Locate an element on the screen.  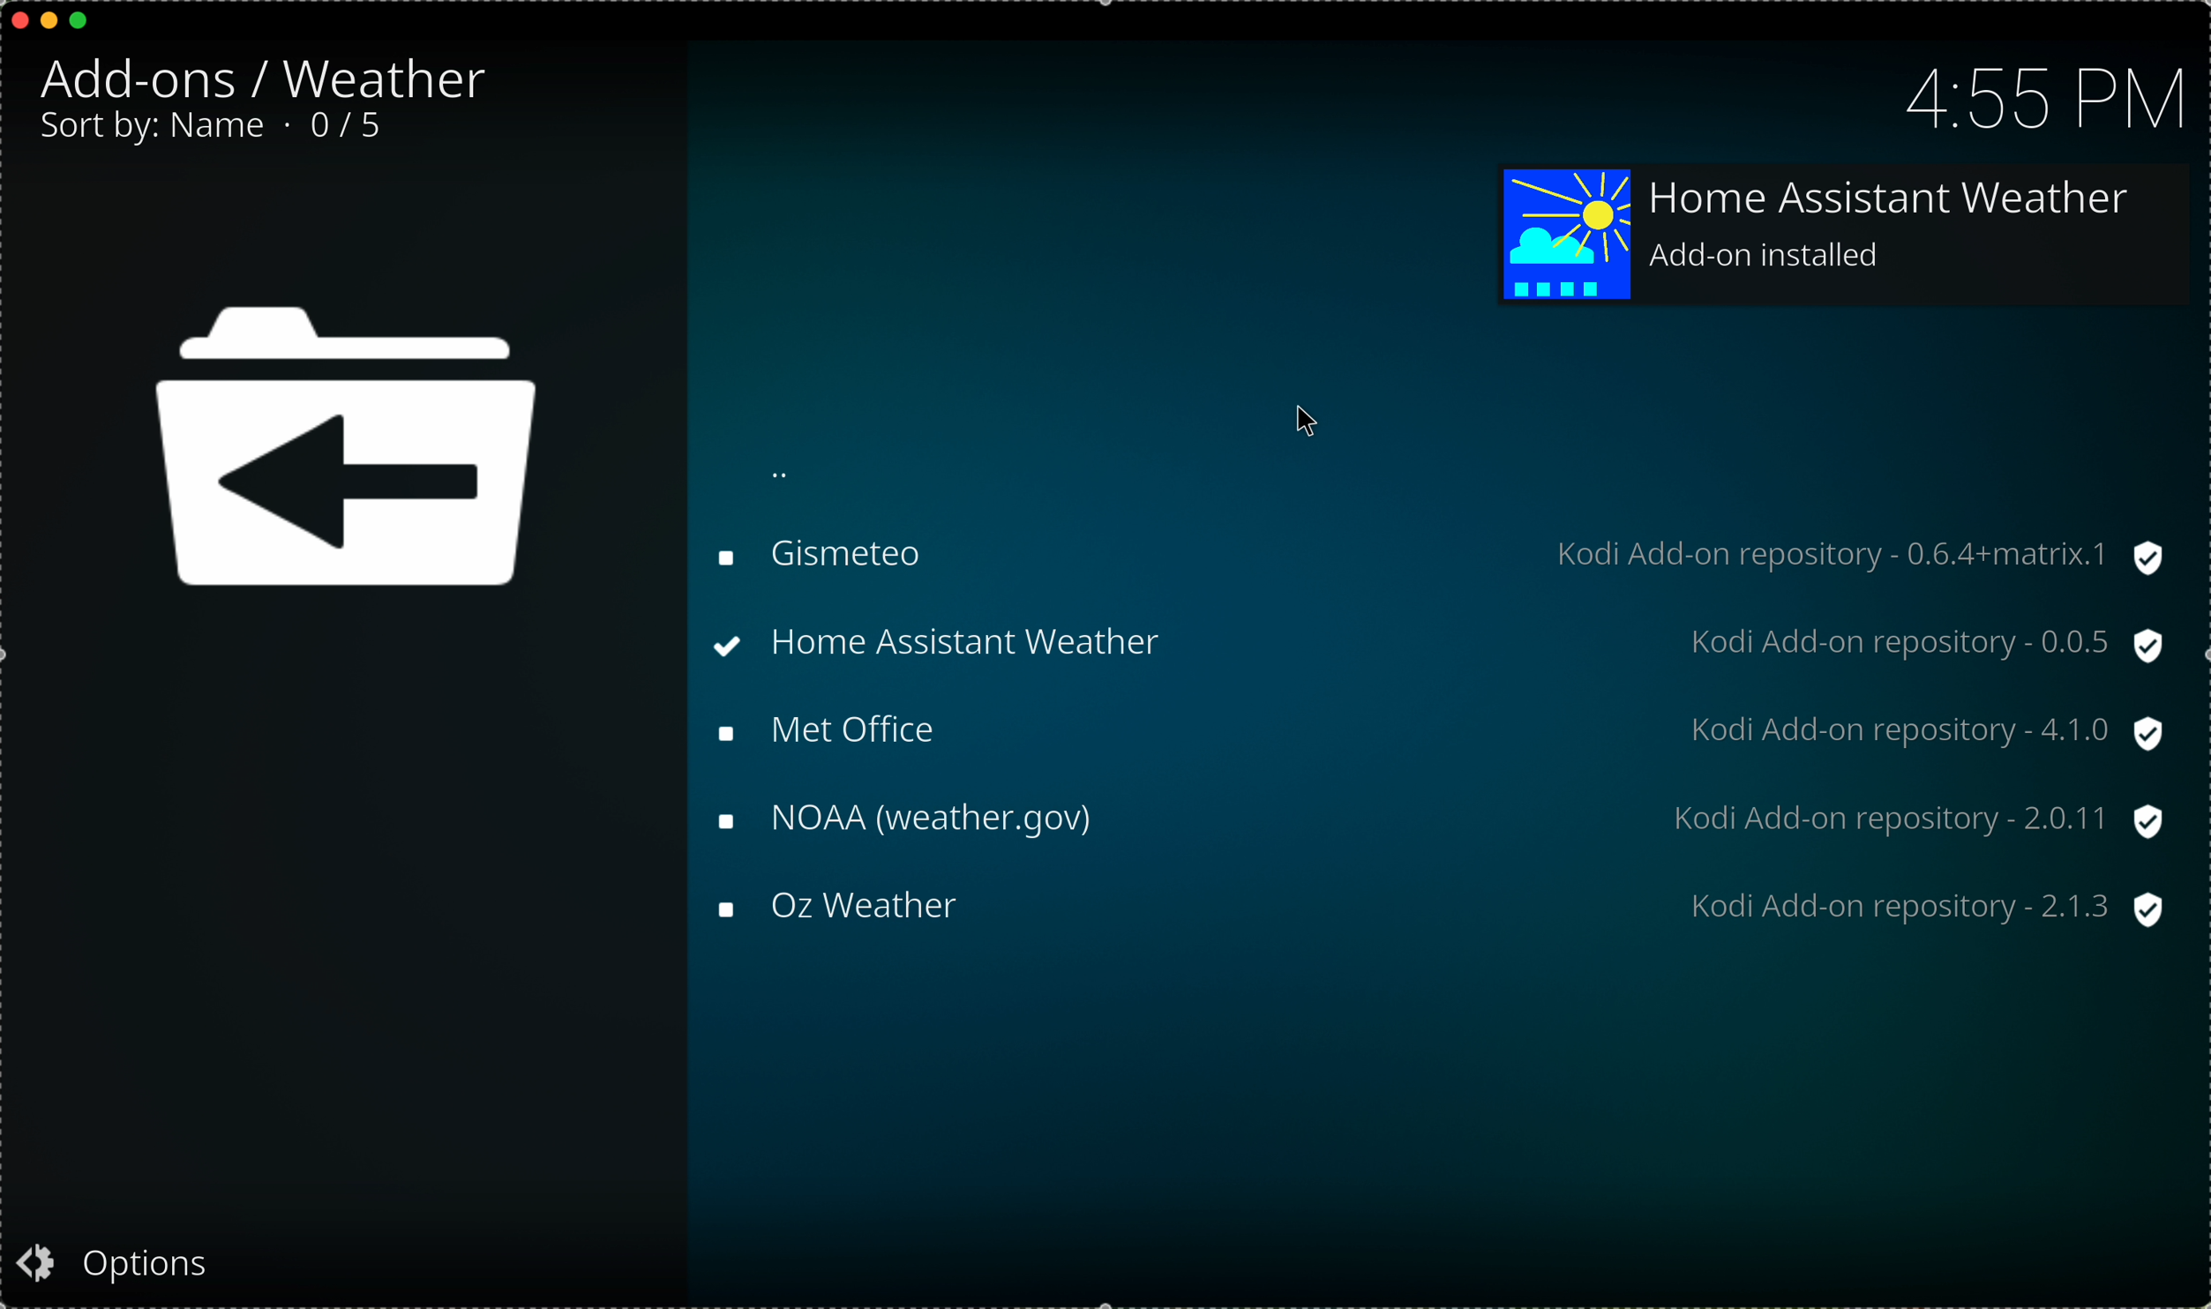
close is located at coordinates (14, 20).